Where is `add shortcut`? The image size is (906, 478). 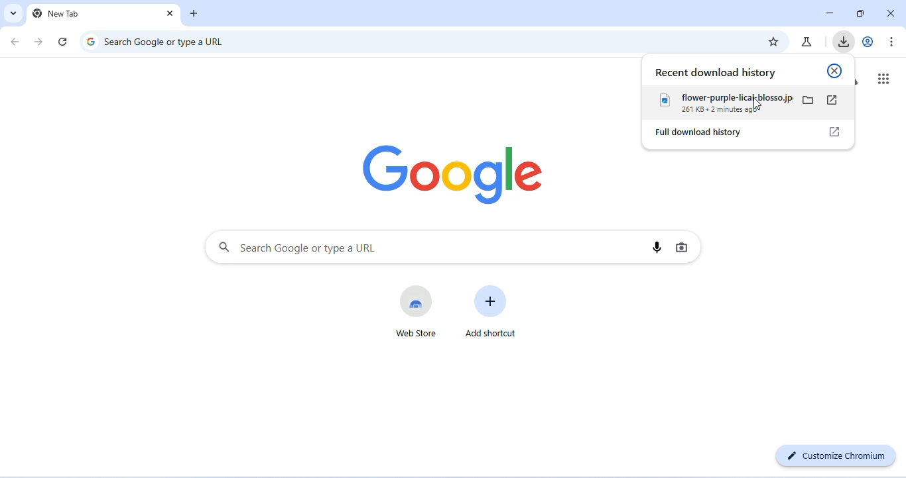 add shortcut is located at coordinates (495, 314).